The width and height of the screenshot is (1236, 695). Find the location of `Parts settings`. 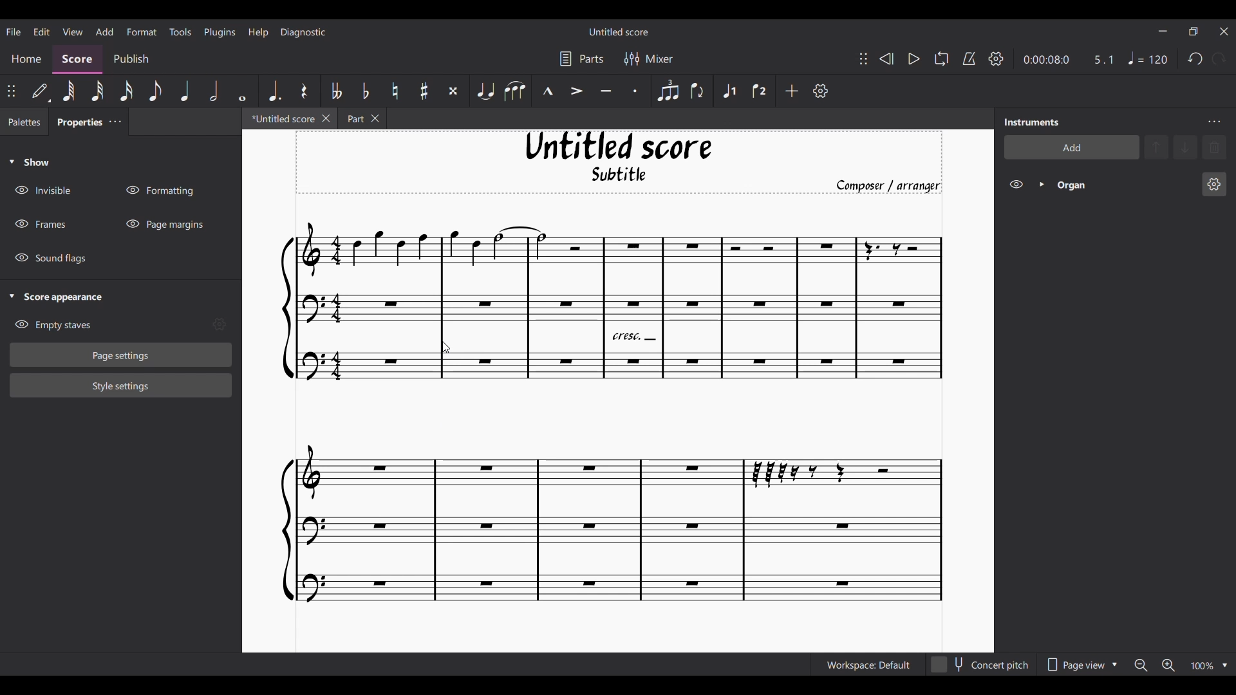

Parts settings is located at coordinates (582, 59).